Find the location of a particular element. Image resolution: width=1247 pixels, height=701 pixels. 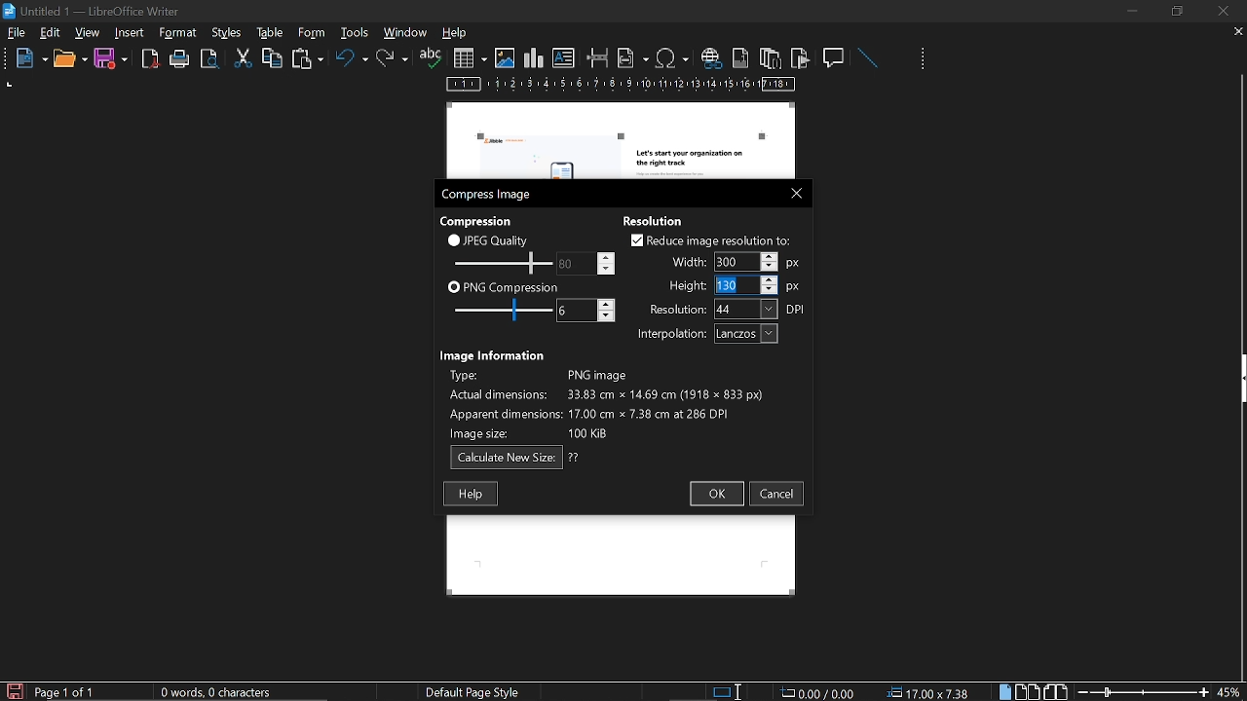

position is located at coordinates (931, 692).